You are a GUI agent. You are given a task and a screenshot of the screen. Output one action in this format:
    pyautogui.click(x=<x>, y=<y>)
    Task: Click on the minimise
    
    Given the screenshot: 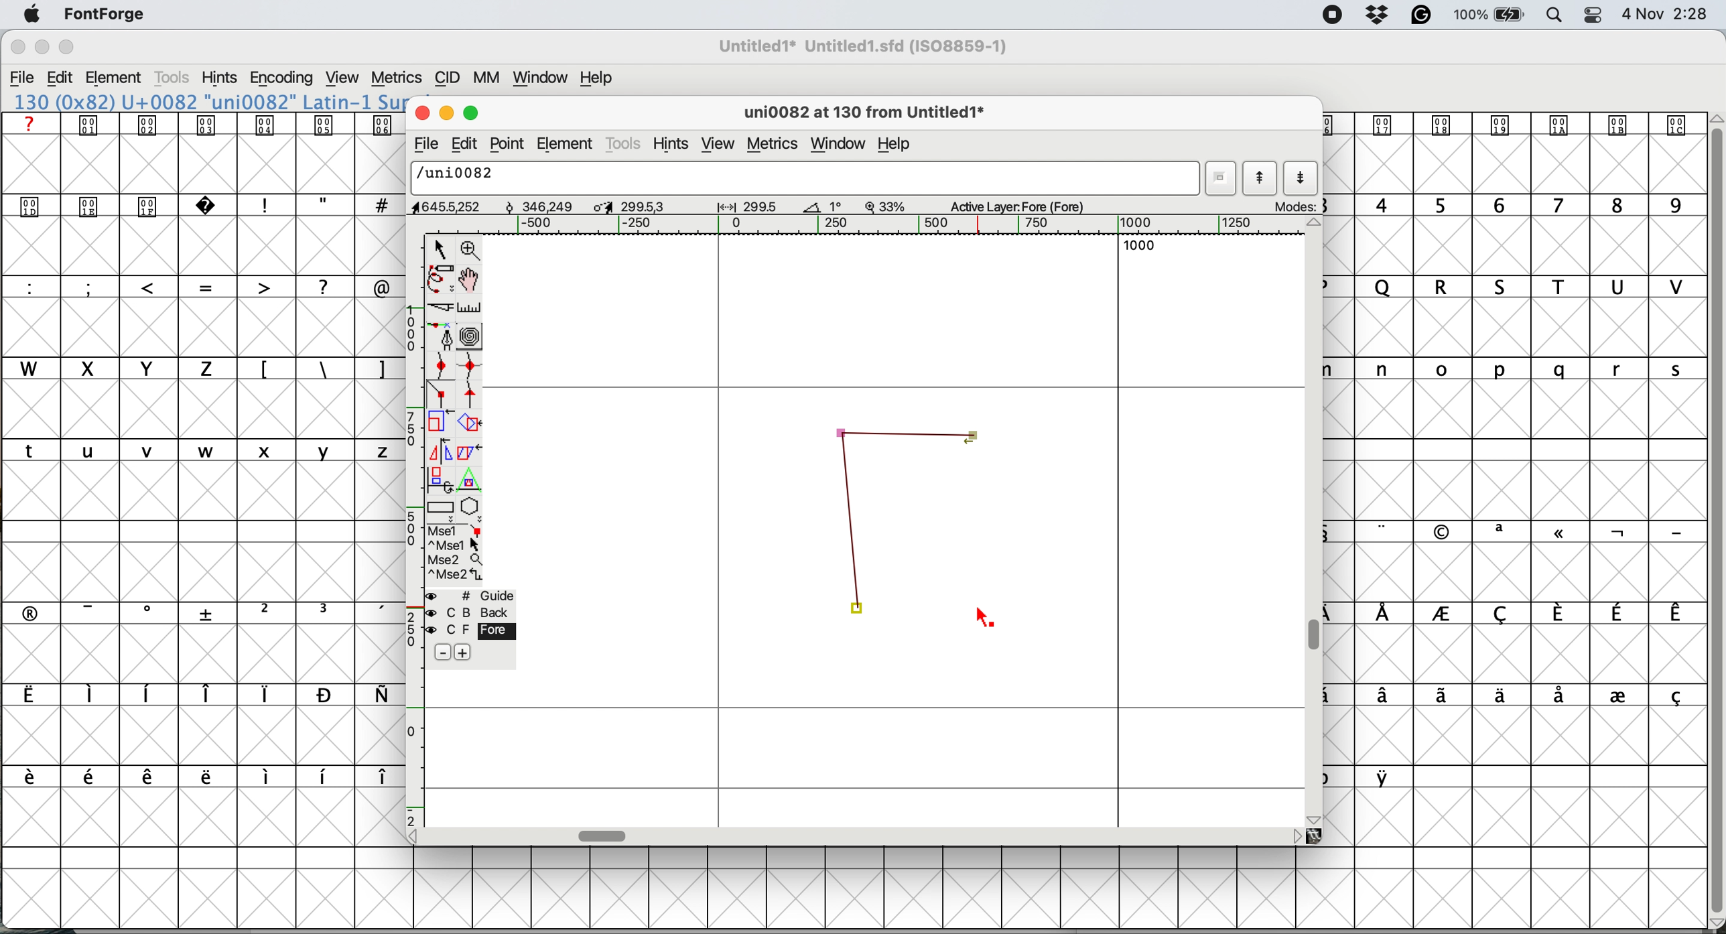 What is the action you would take?
    pyautogui.click(x=444, y=111)
    